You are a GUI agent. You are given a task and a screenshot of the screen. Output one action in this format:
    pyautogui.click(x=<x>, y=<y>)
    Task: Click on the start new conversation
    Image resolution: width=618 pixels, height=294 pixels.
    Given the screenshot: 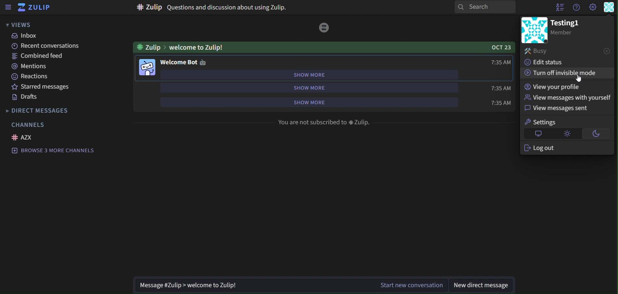 What is the action you would take?
    pyautogui.click(x=291, y=286)
    